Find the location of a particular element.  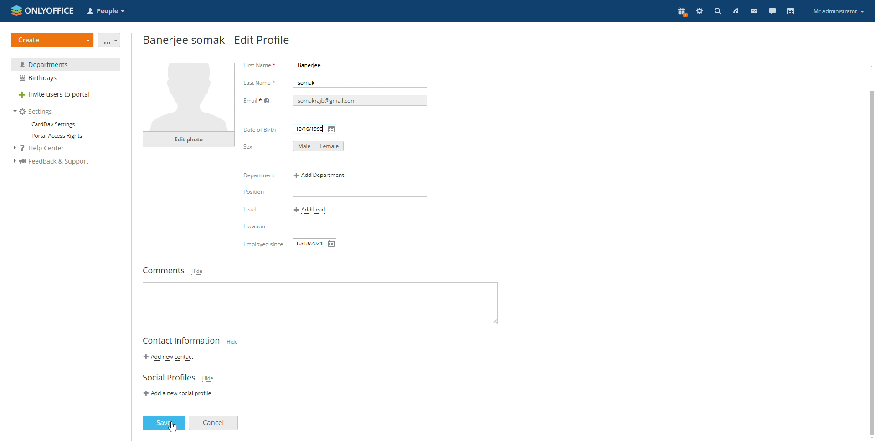

talk is located at coordinates (772, 10).